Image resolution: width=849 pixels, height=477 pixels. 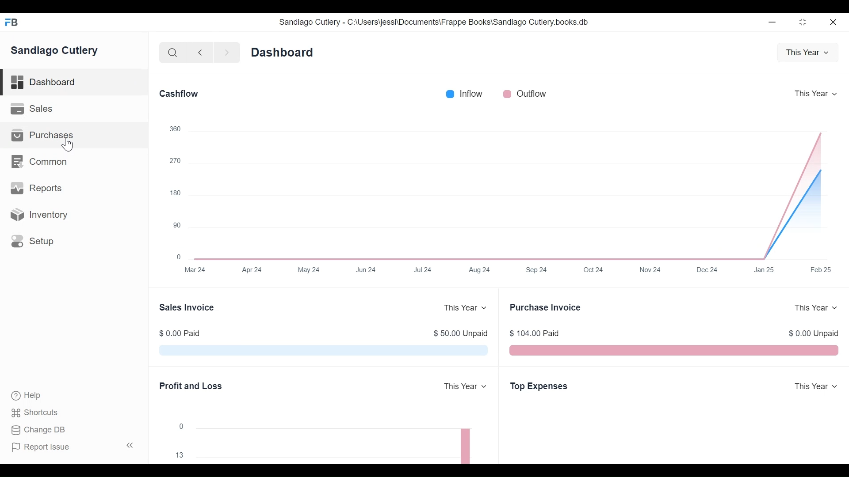 What do you see at coordinates (538, 270) in the screenshot?
I see `Sep 24` at bounding box center [538, 270].